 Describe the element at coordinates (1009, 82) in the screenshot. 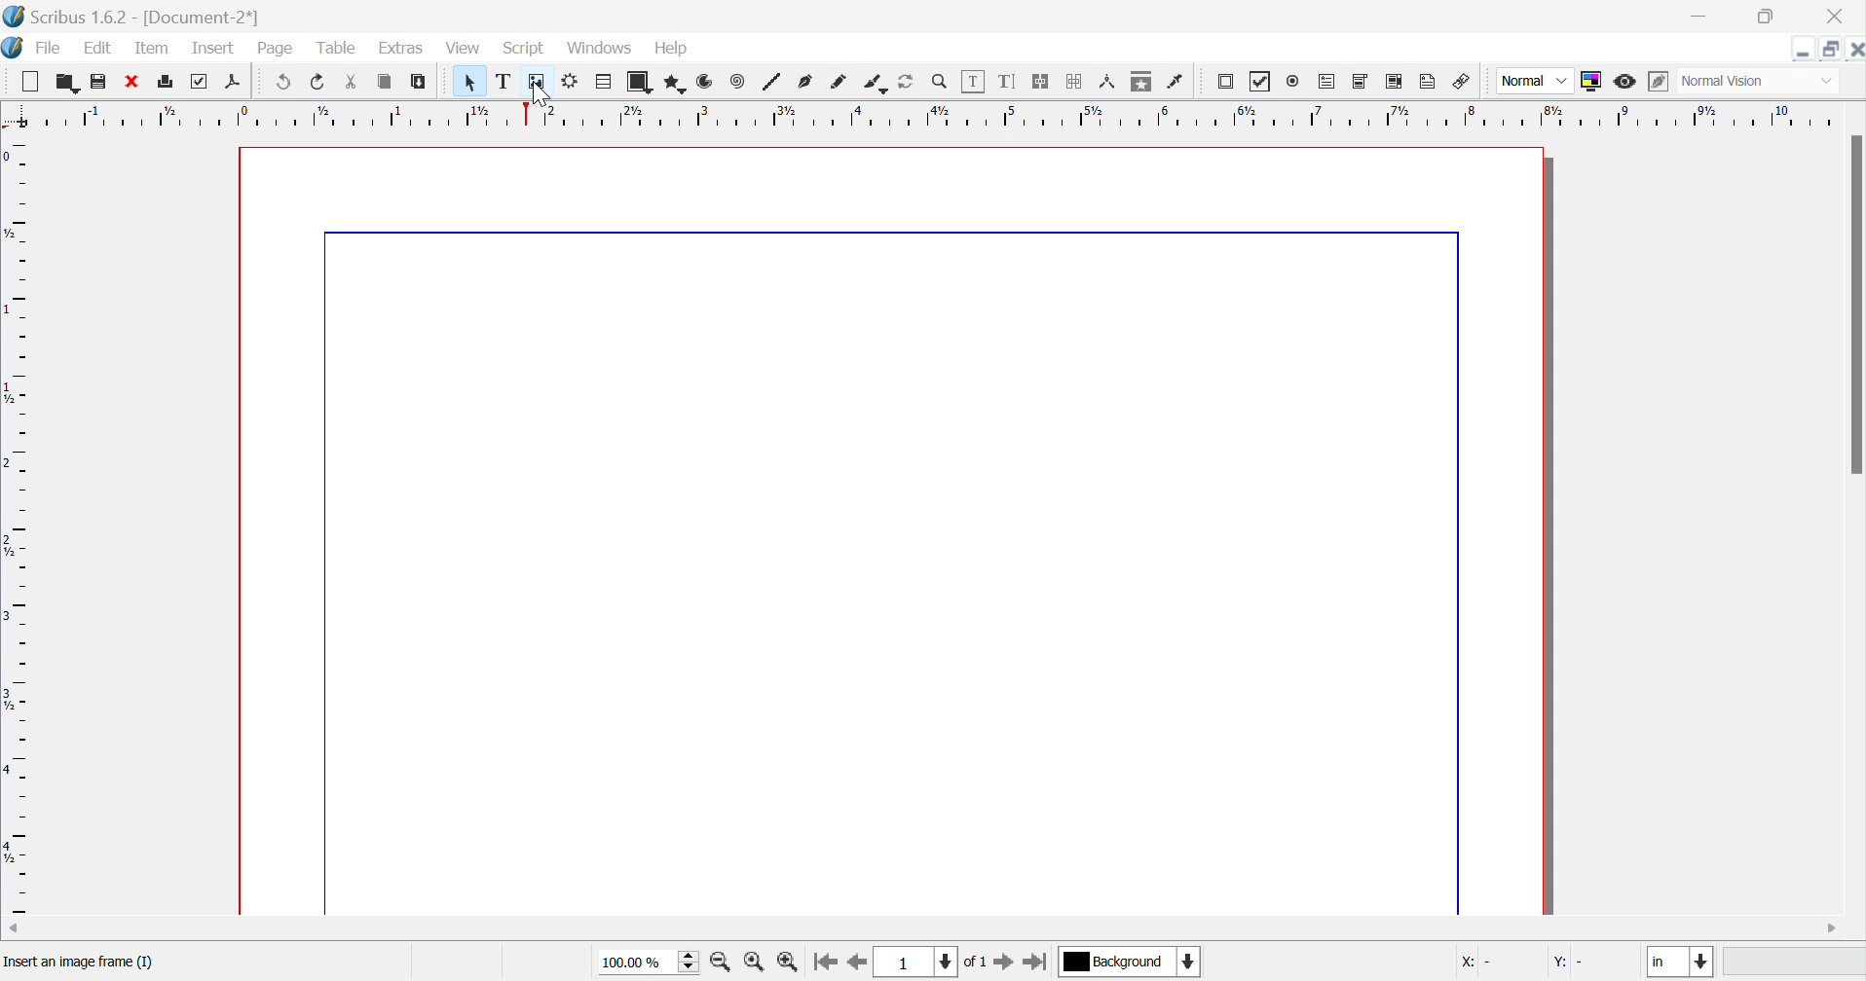

I see `edit text with story editor` at that location.